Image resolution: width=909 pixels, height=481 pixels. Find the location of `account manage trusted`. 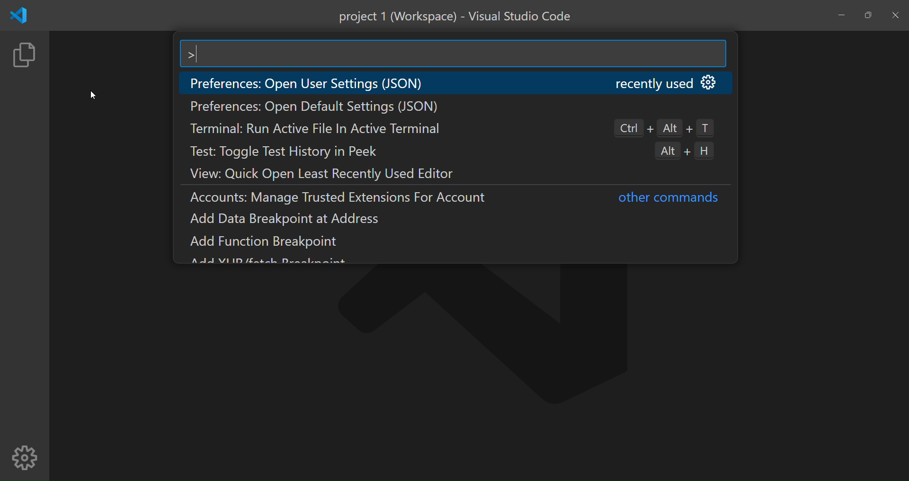

account manage trusted is located at coordinates (346, 200).